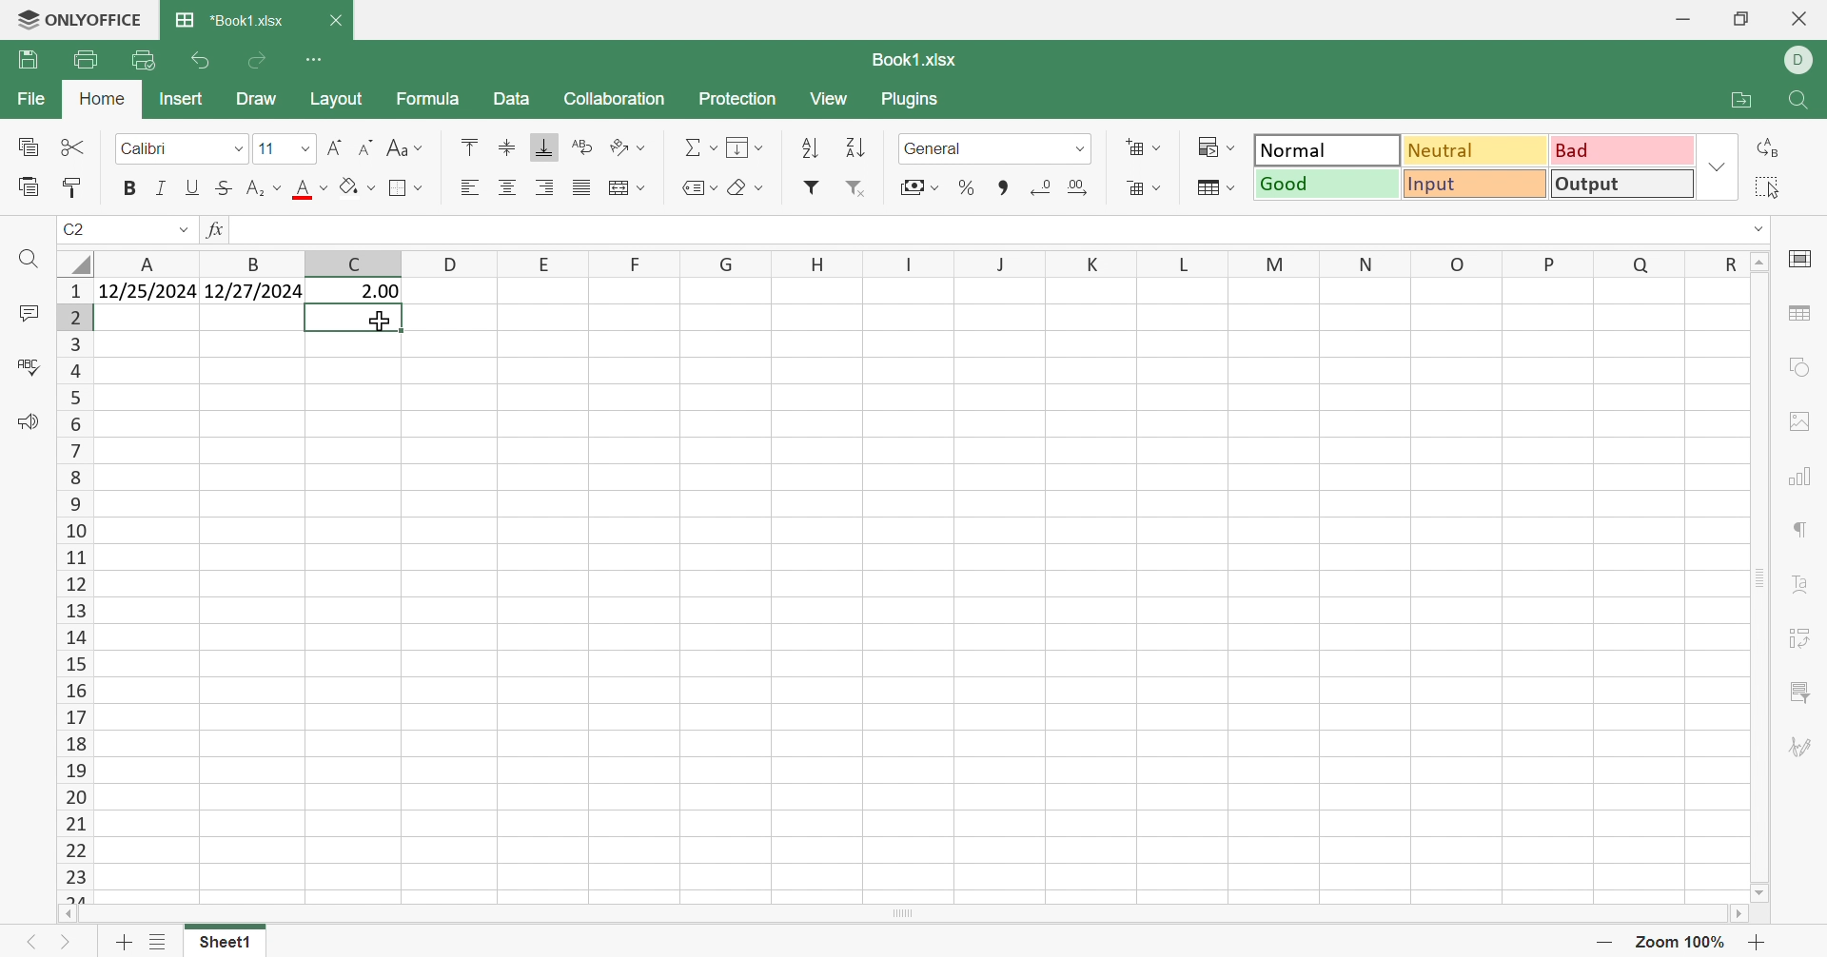 The height and width of the screenshot is (957, 1827). I want to click on Filter, so click(814, 187).